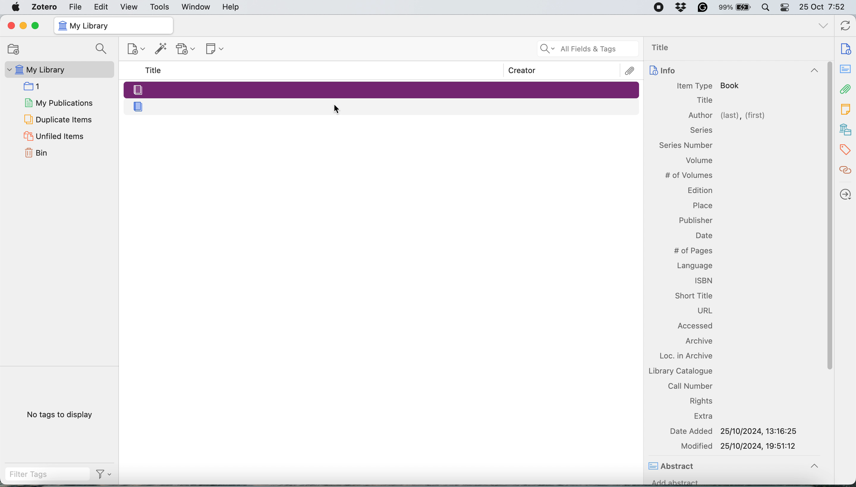 The image size is (856, 487). I want to click on # of Volumes, so click(689, 175).